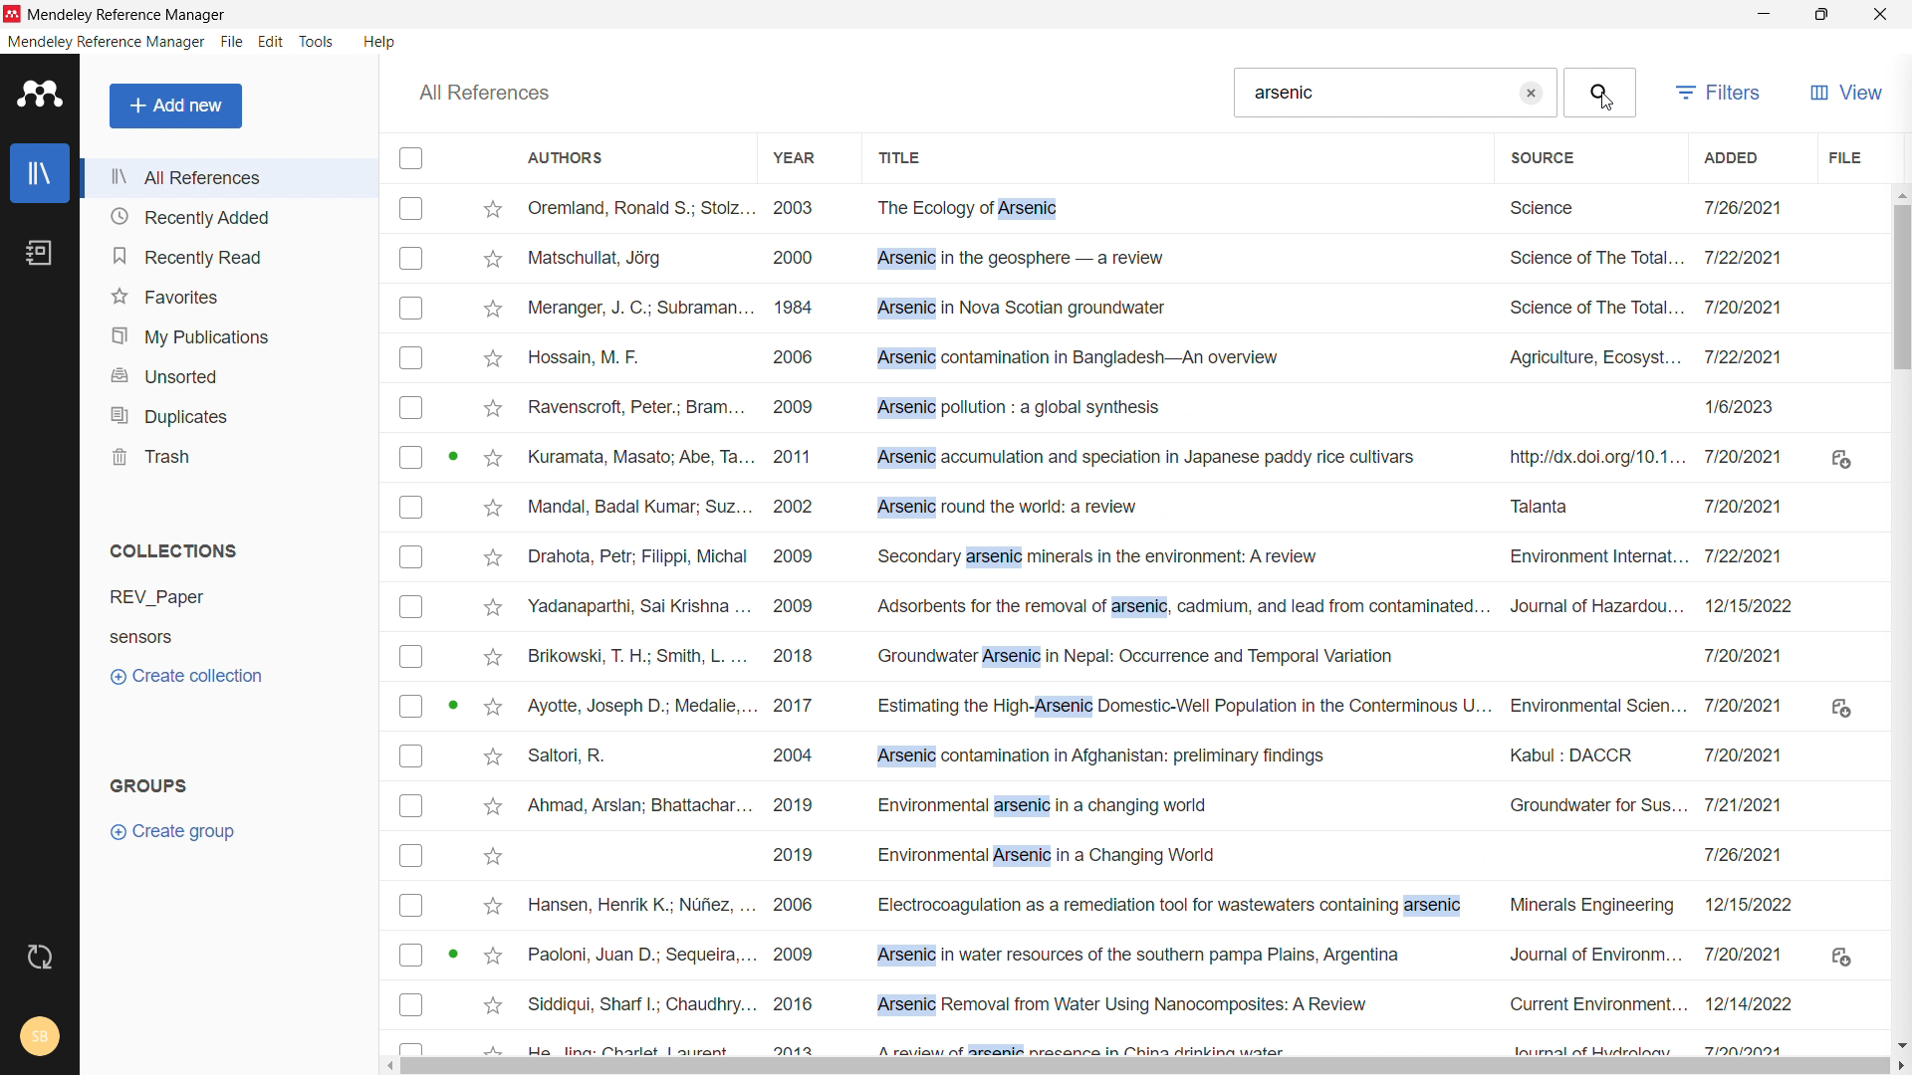  Describe the element at coordinates (231, 42) in the screenshot. I see `file` at that location.